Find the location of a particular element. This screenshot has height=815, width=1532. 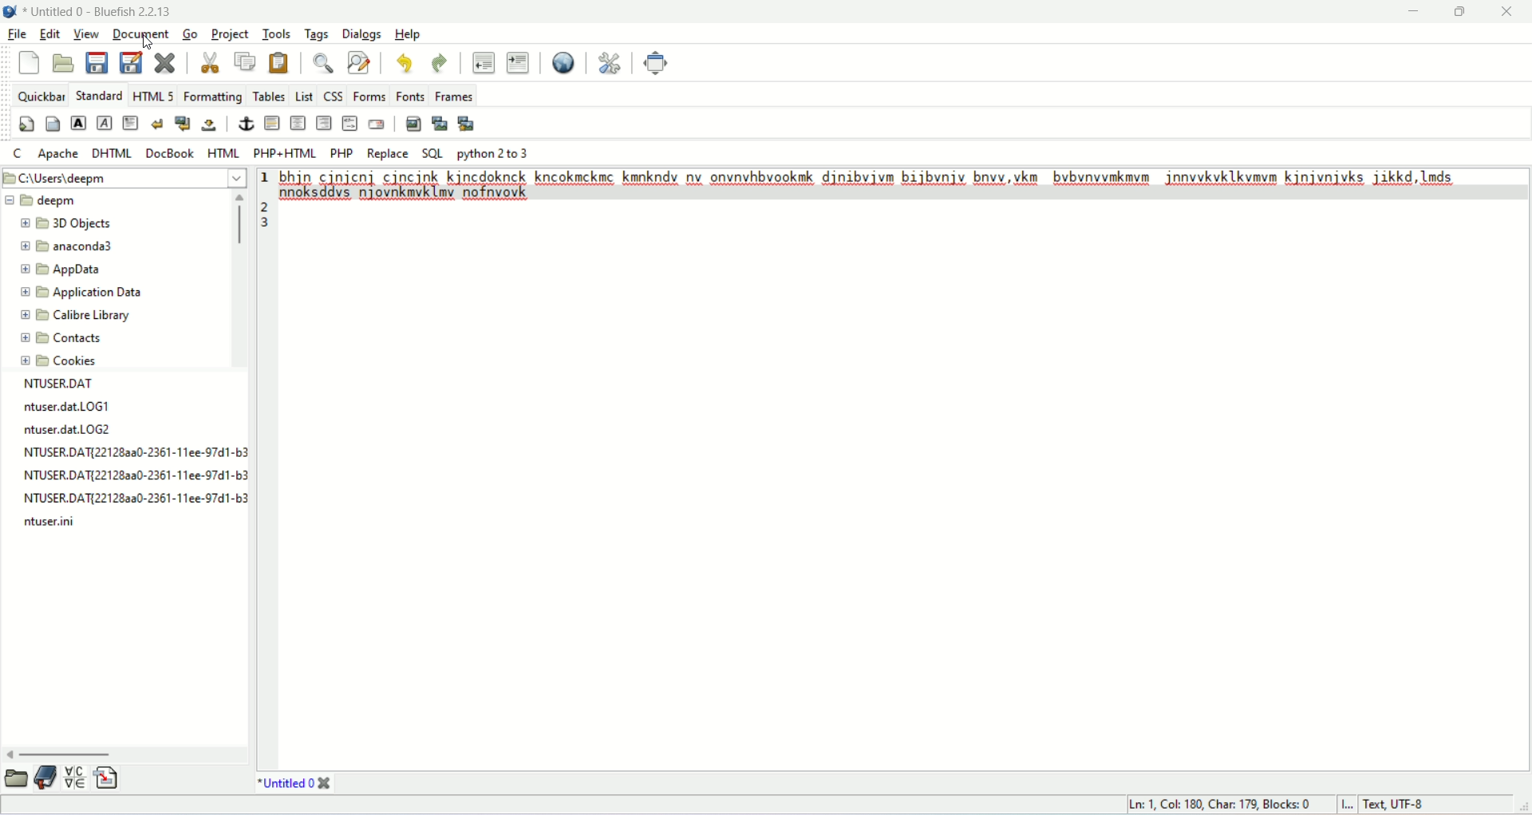

file name is located at coordinates (57, 524).